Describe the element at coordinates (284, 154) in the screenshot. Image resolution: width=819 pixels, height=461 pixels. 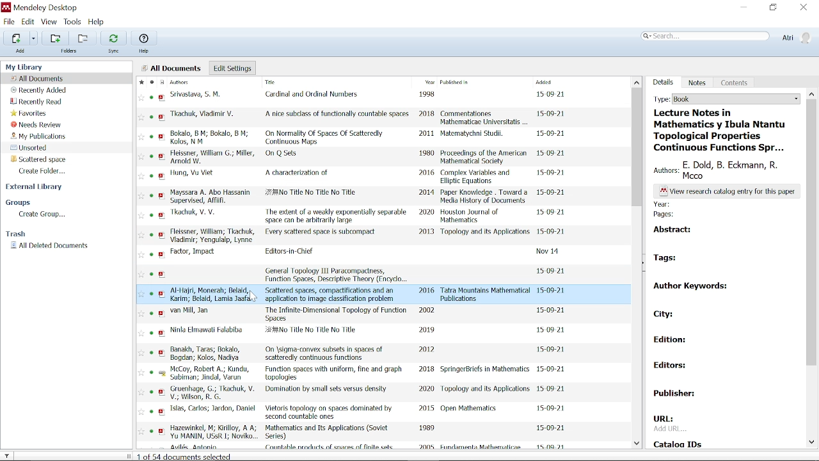
I see `title` at that location.